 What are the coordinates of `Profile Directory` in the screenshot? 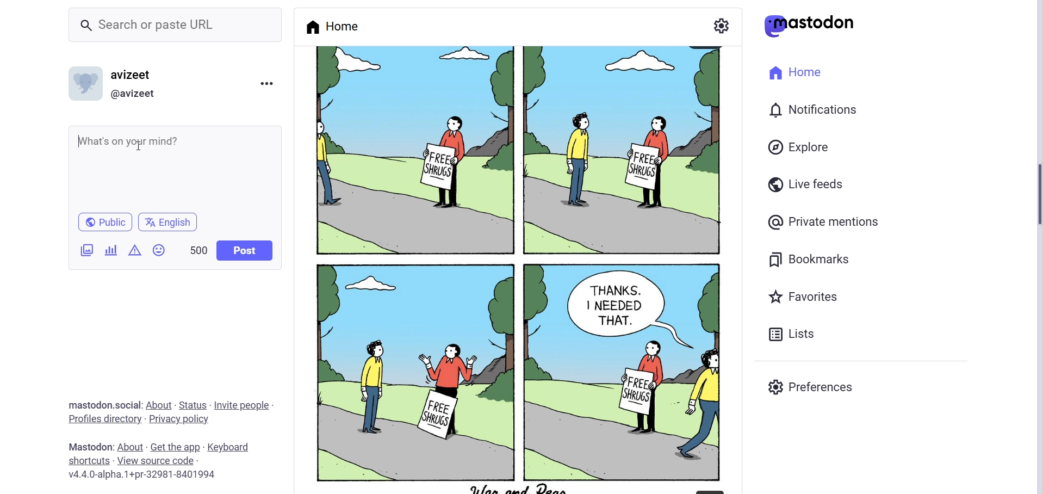 It's located at (103, 418).